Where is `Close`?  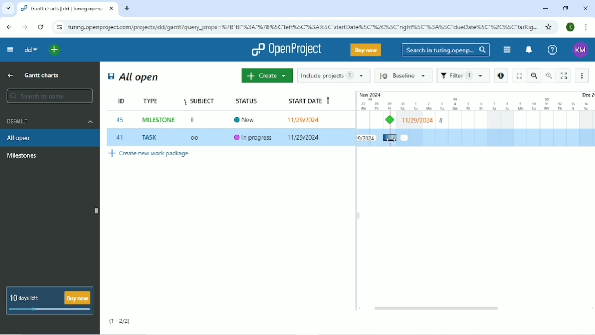 Close is located at coordinates (585, 9).